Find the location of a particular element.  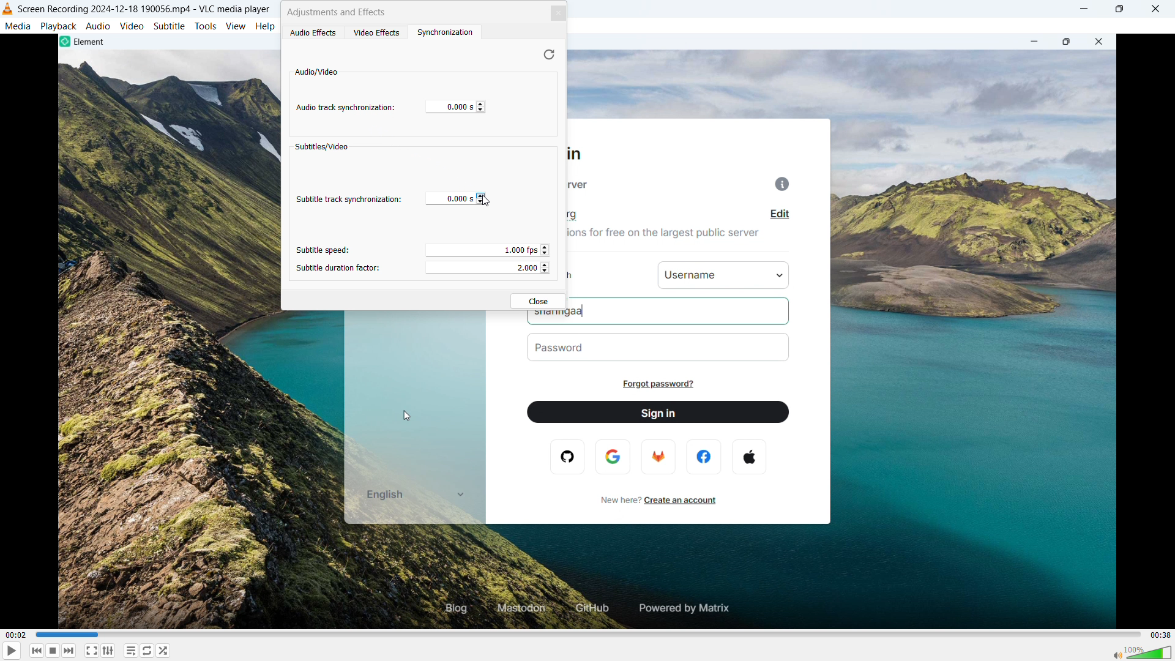

sign in with is located at coordinates (578, 274).